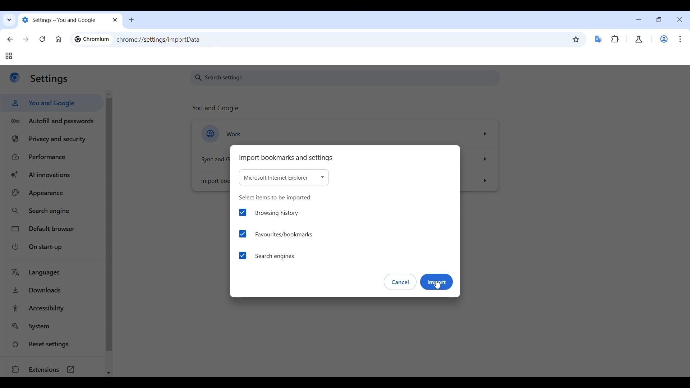 This screenshot has width=690, height=388. I want to click on Indicates select items to be imported, so click(276, 198).